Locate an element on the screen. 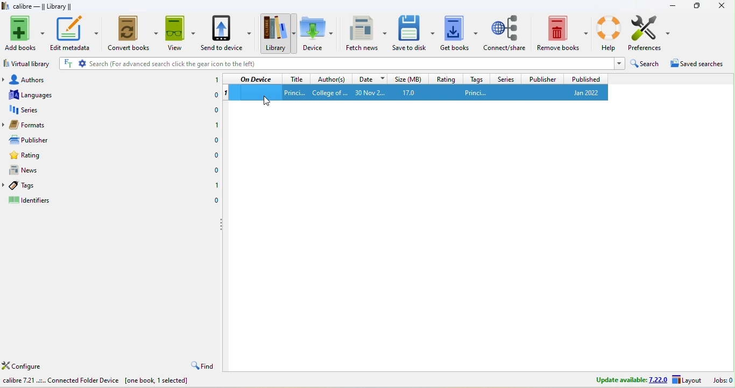 This screenshot has width=735, height=388. edit metadata is located at coordinates (75, 33).